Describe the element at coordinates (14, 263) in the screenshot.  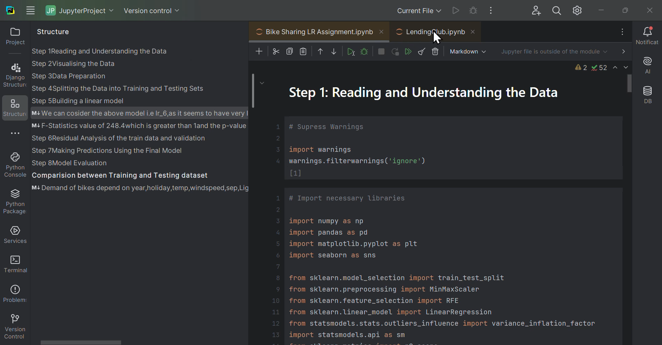
I see `Terminal` at that location.